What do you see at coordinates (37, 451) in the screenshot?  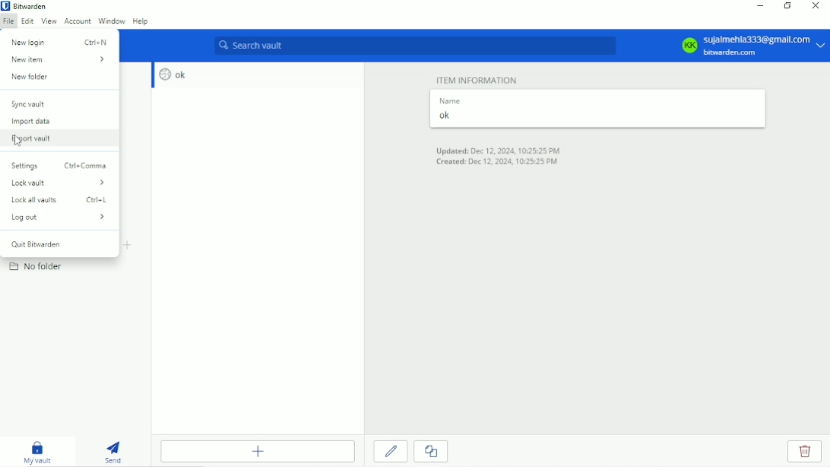 I see `My vault` at bounding box center [37, 451].